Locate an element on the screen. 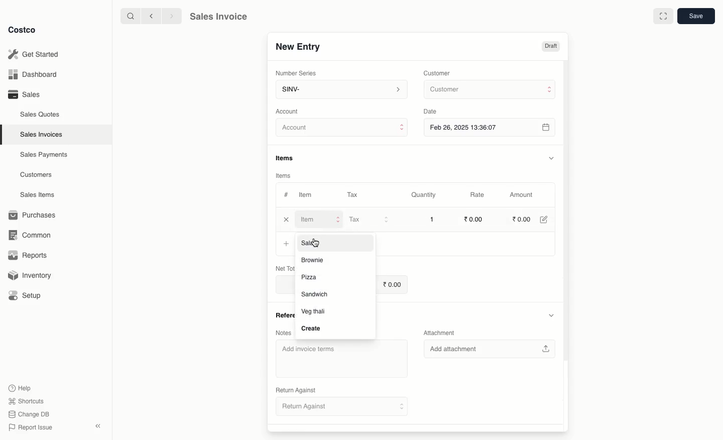  Add is located at coordinates (288, 245).